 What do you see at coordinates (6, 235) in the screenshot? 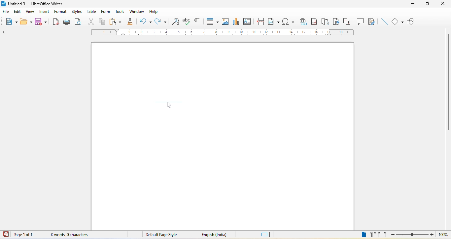
I see `click to save the document` at bounding box center [6, 235].